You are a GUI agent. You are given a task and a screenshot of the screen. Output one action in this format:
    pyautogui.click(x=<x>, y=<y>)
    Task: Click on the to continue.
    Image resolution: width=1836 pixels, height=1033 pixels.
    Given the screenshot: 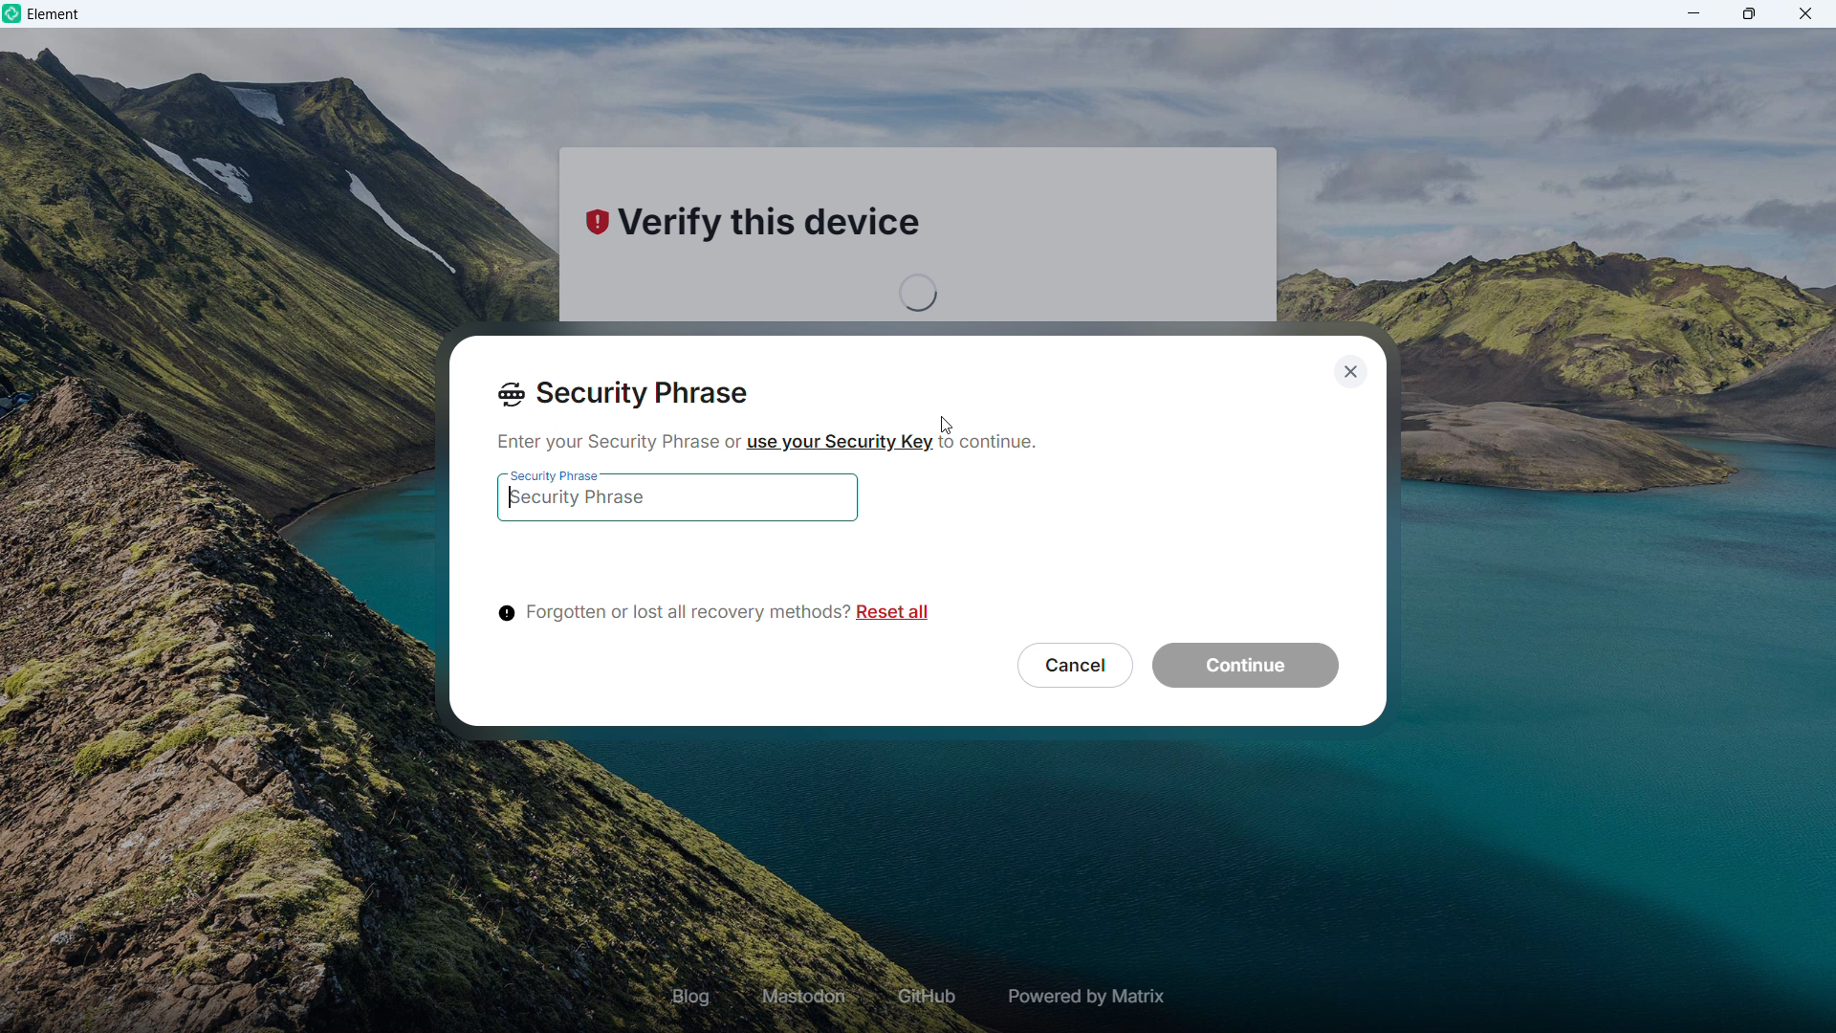 What is the action you would take?
    pyautogui.click(x=996, y=448)
    